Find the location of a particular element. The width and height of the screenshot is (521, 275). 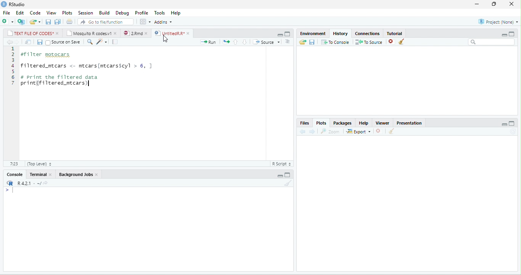

R 4.2.1 ~/ is located at coordinates (28, 183).